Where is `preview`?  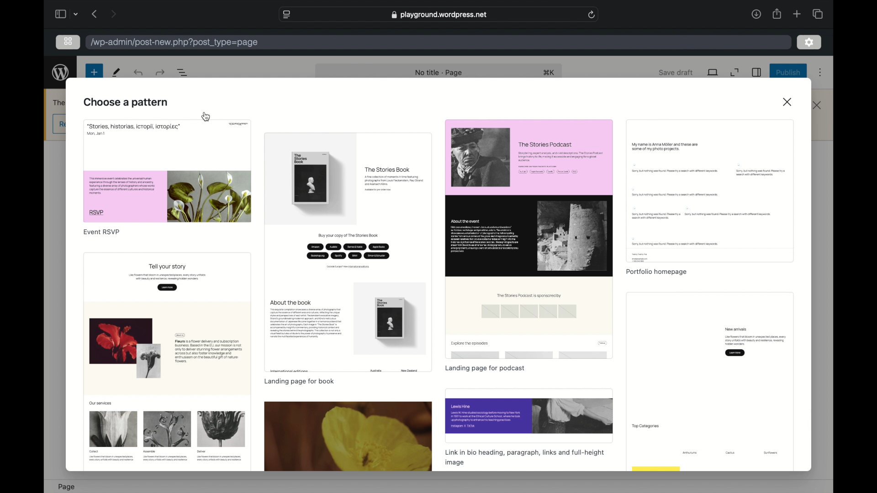 preview is located at coordinates (348, 436).